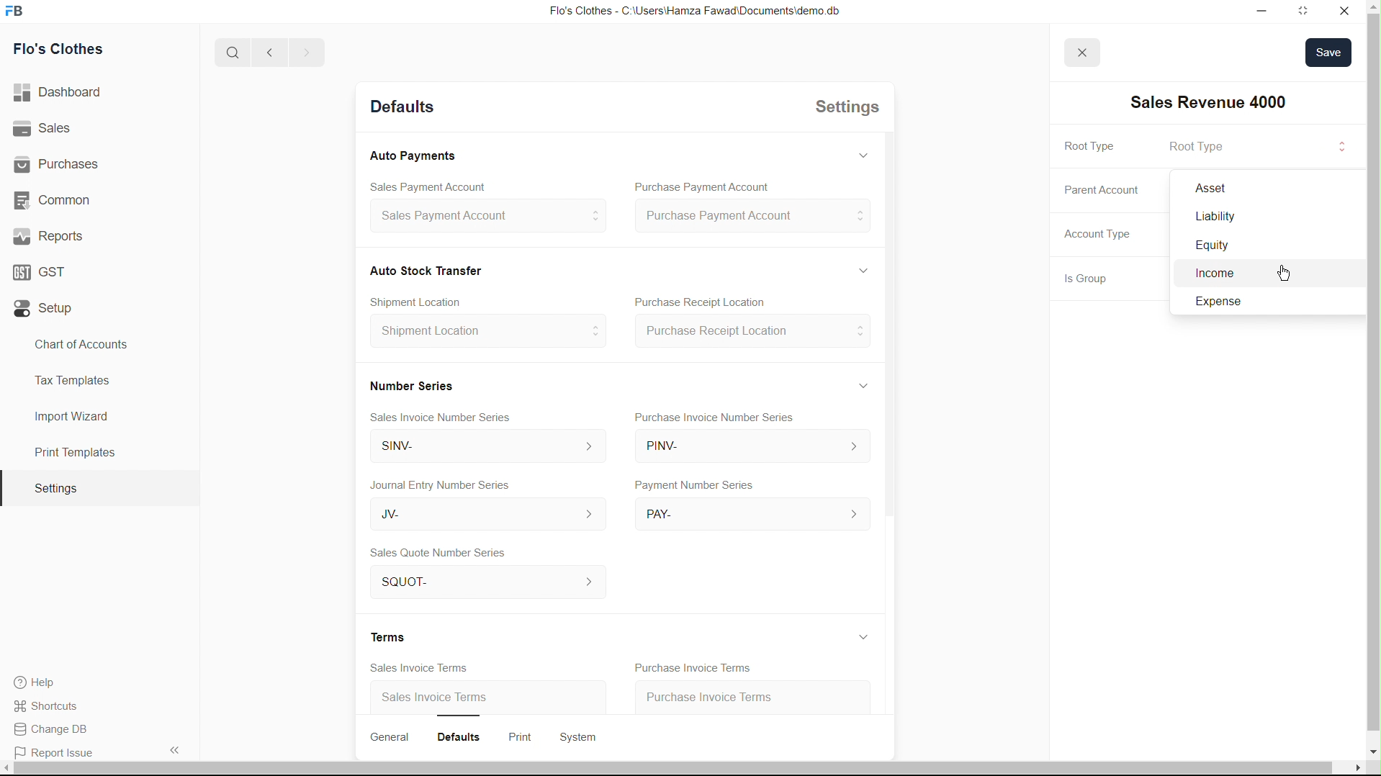  I want to click on Common, so click(55, 199).